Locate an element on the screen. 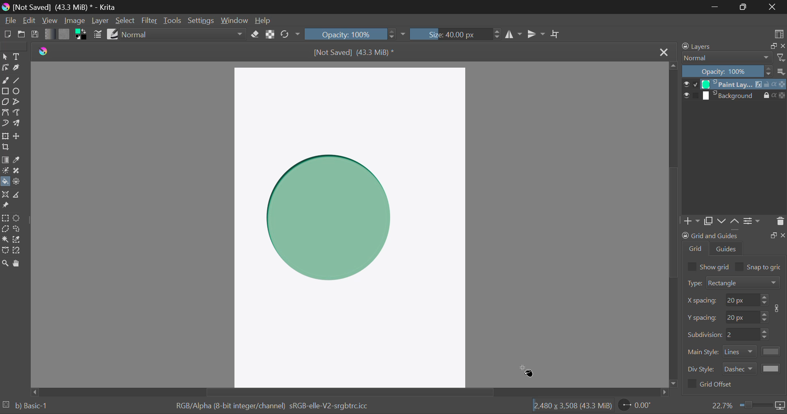 This screenshot has width=787, height=414. move up is located at coordinates (673, 65).